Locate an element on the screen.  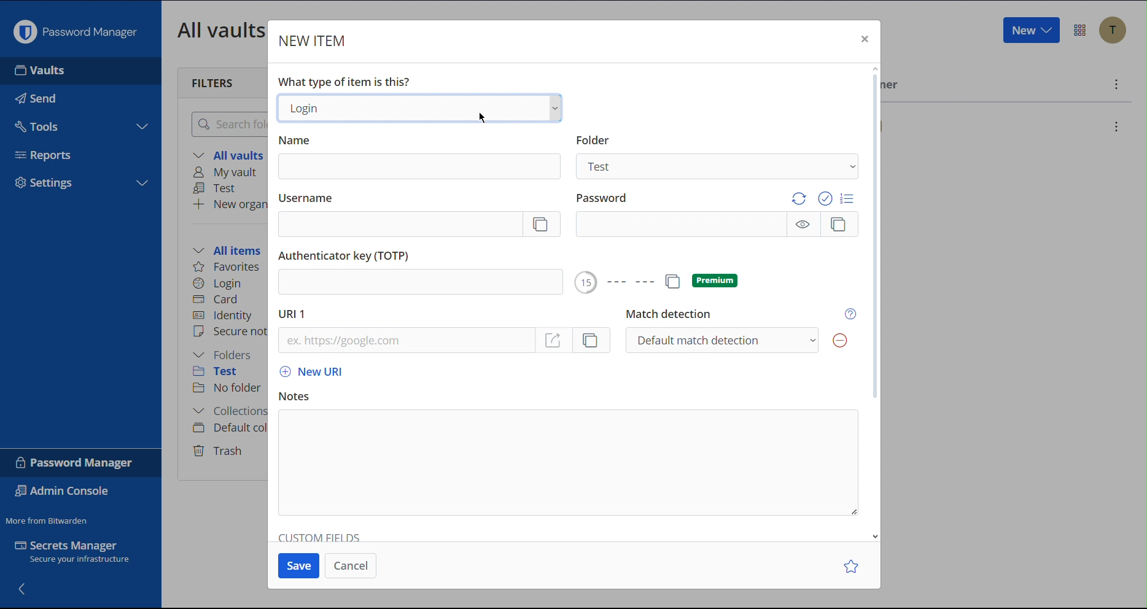
go to is located at coordinates (554, 340).